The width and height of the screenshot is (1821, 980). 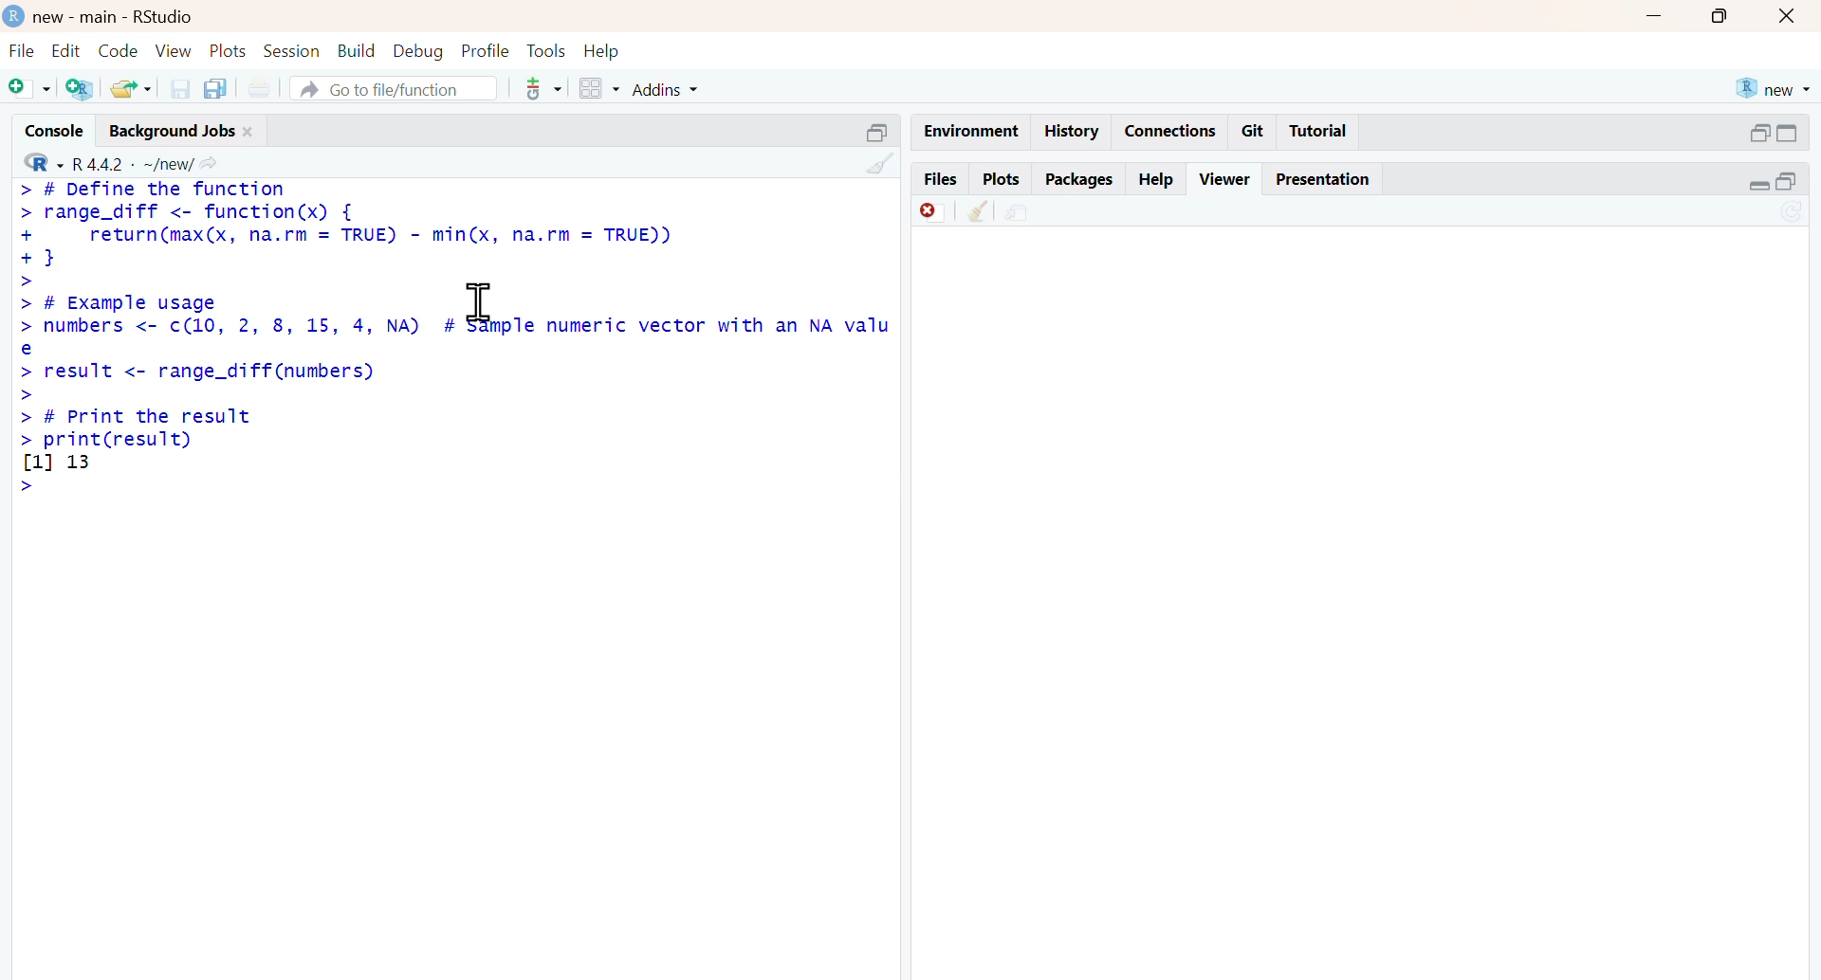 I want to click on share icon, so click(x=208, y=164).